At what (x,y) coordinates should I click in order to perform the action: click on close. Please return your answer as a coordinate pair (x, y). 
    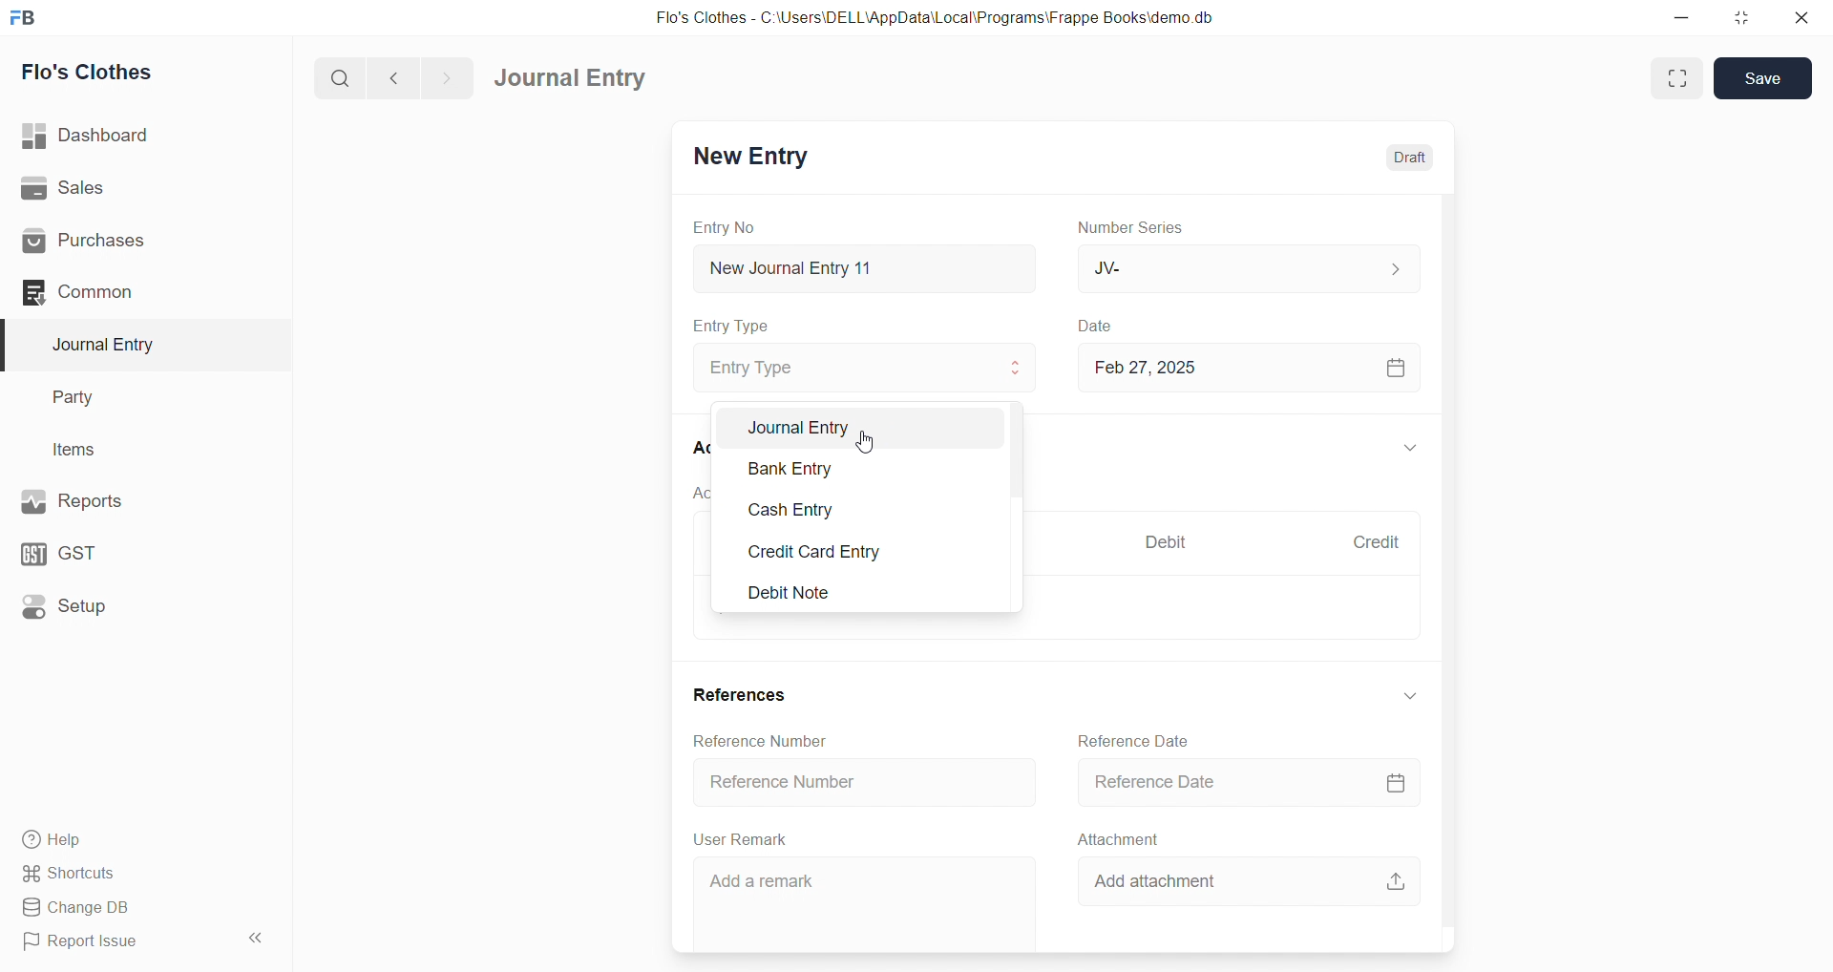
    Looking at the image, I should click on (1803, 17).